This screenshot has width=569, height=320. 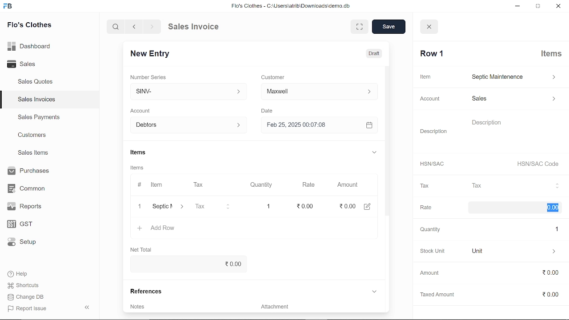 What do you see at coordinates (369, 125) in the screenshot?
I see `open calender` at bounding box center [369, 125].